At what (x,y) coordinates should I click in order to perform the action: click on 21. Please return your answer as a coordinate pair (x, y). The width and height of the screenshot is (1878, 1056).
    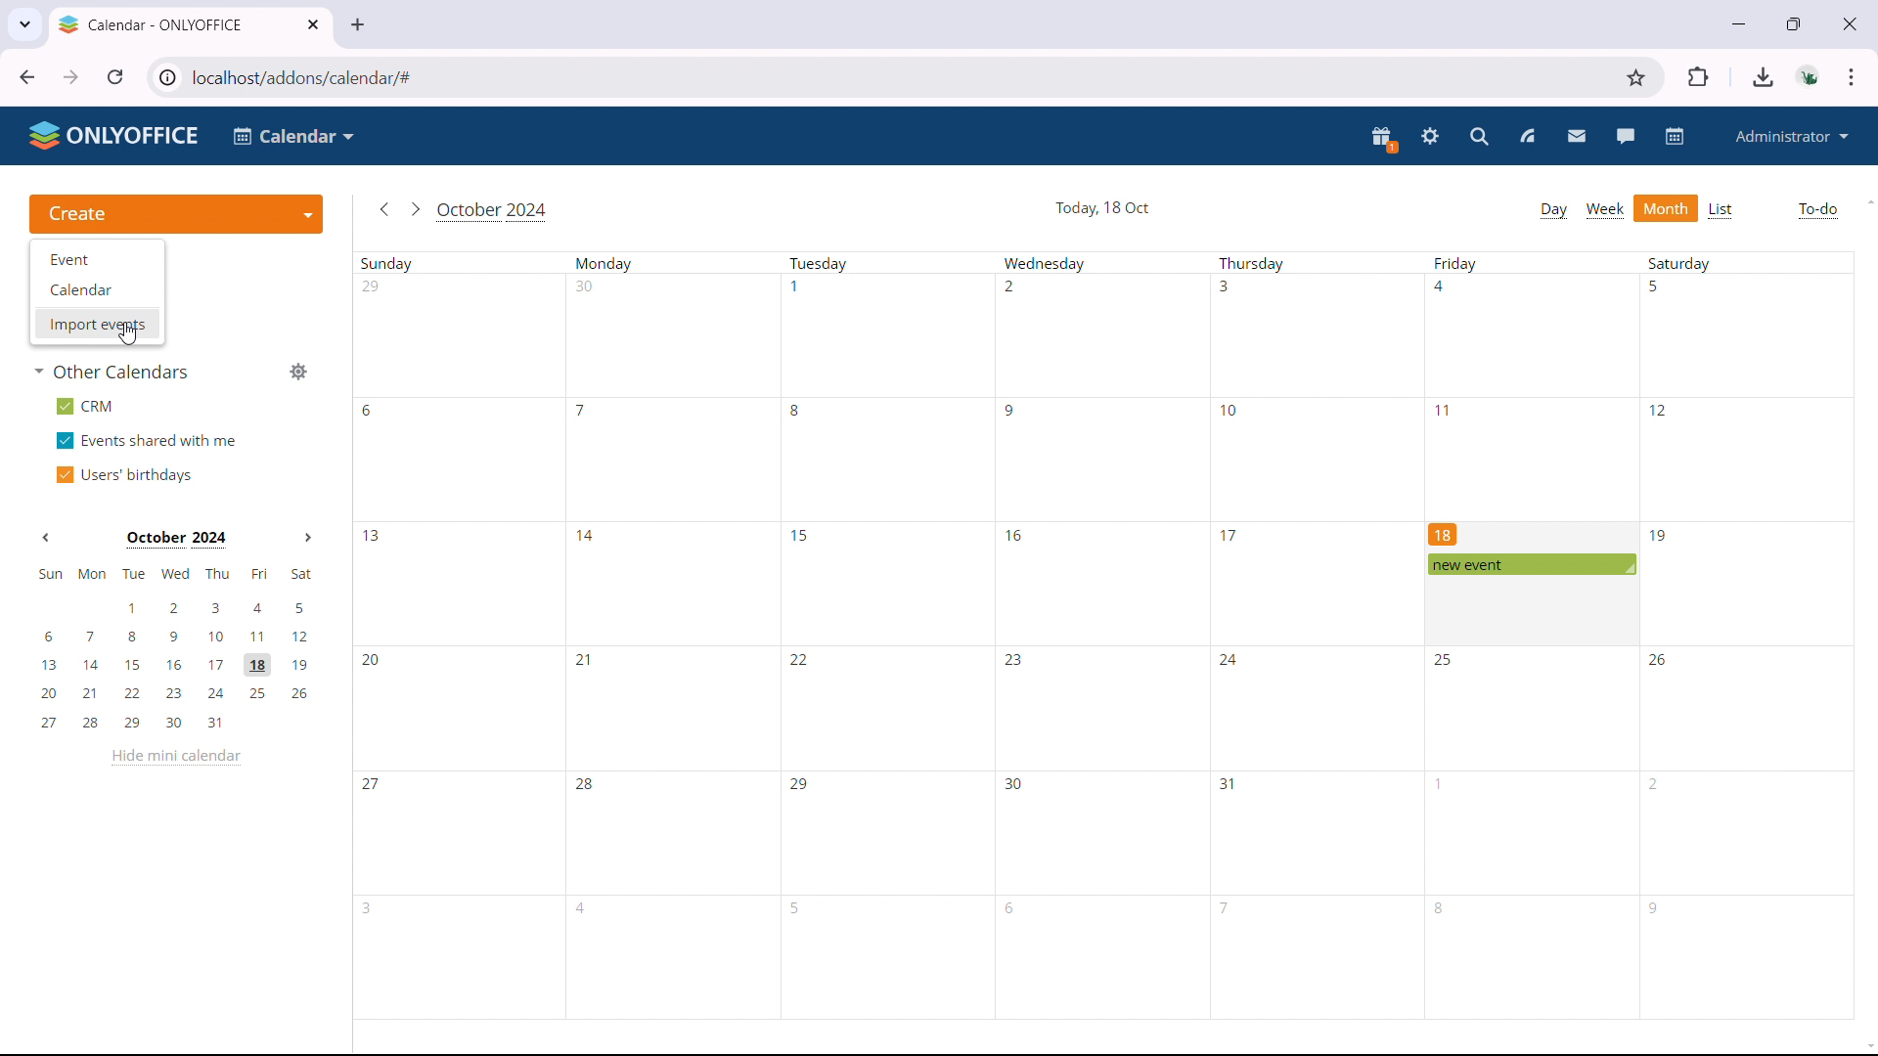
    Looking at the image, I should click on (581, 658).